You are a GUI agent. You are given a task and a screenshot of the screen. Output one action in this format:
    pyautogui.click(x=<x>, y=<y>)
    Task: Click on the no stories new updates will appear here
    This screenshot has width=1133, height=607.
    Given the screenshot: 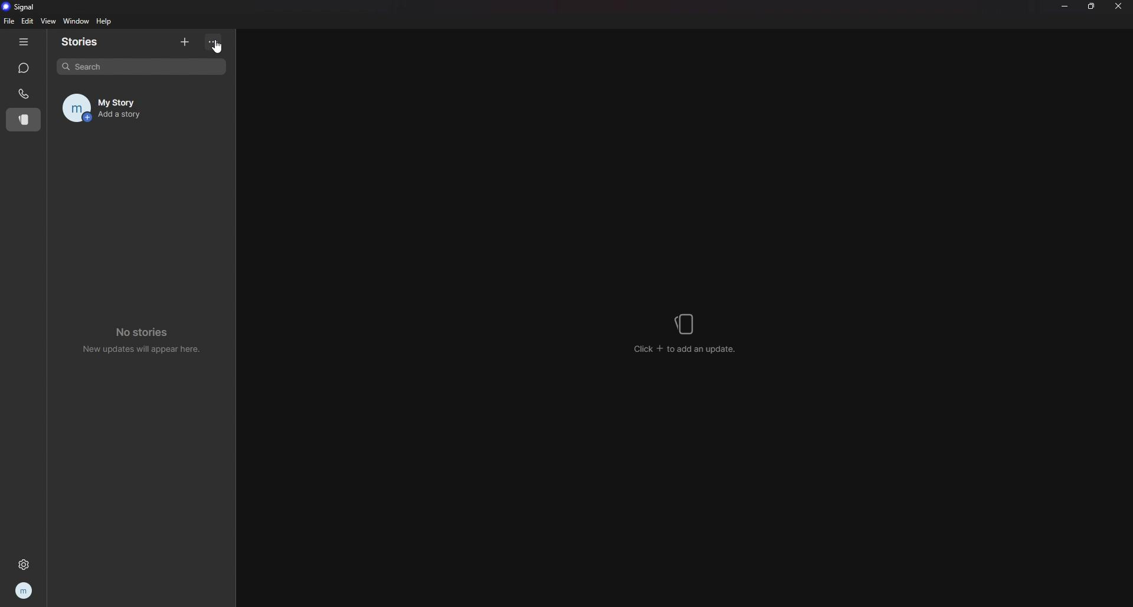 What is the action you would take?
    pyautogui.click(x=143, y=339)
    